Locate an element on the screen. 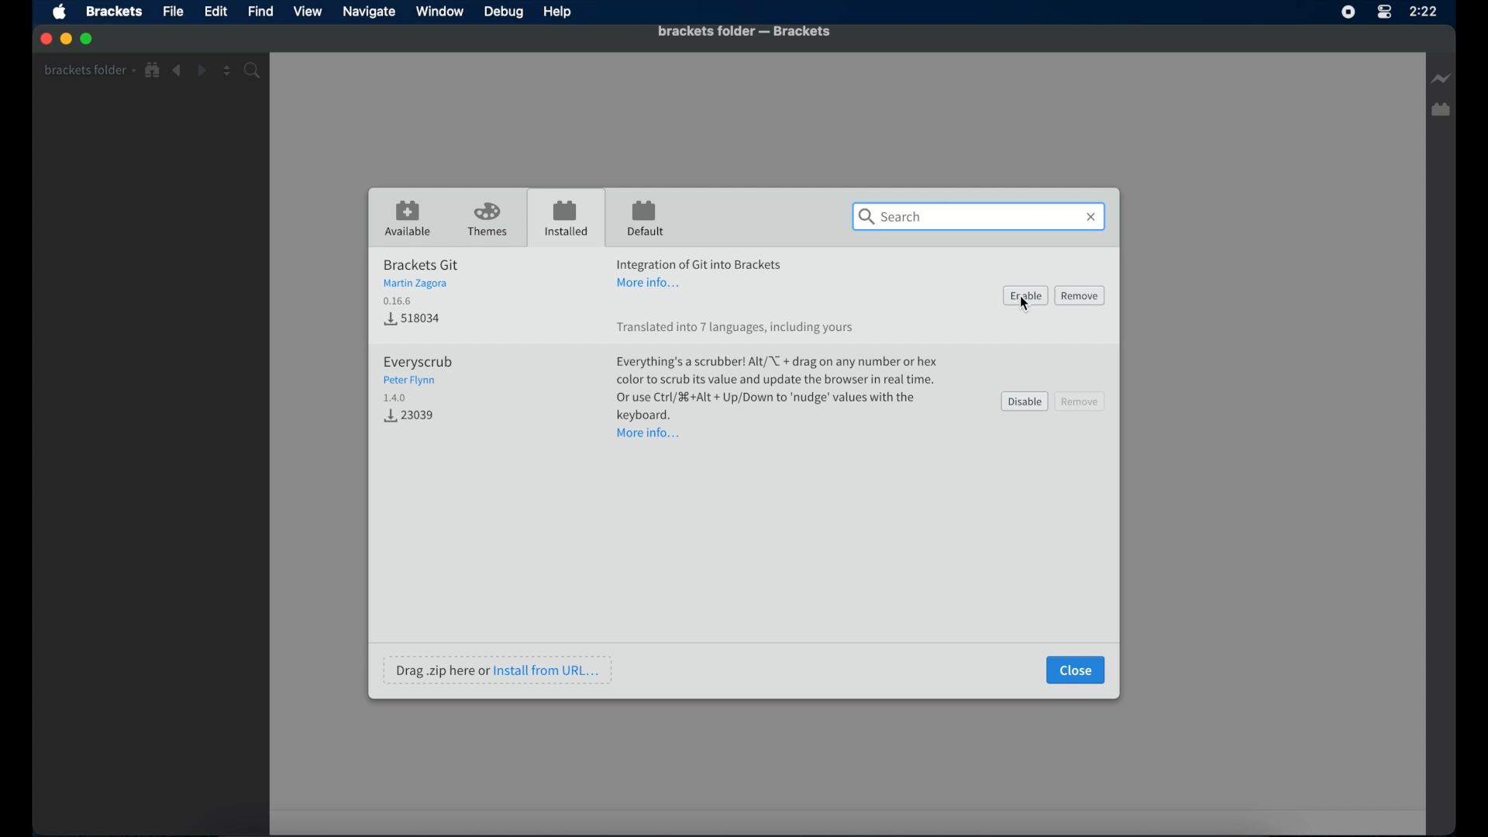 The width and height of the screenshot is (1488, 837). enable is located at coordinates (1025, 295).